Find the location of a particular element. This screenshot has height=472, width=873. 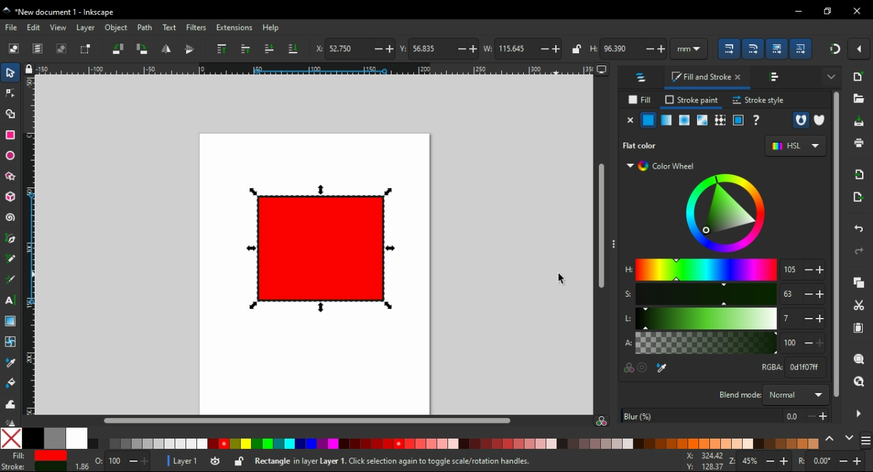

color scroll options is located at coordinates (838, 439).